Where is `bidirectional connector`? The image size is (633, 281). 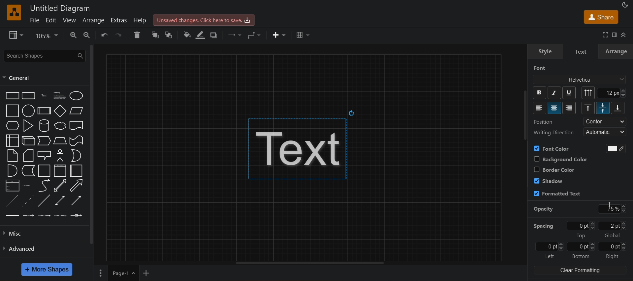 bidirectional connector is located at coordinates (60, 200).